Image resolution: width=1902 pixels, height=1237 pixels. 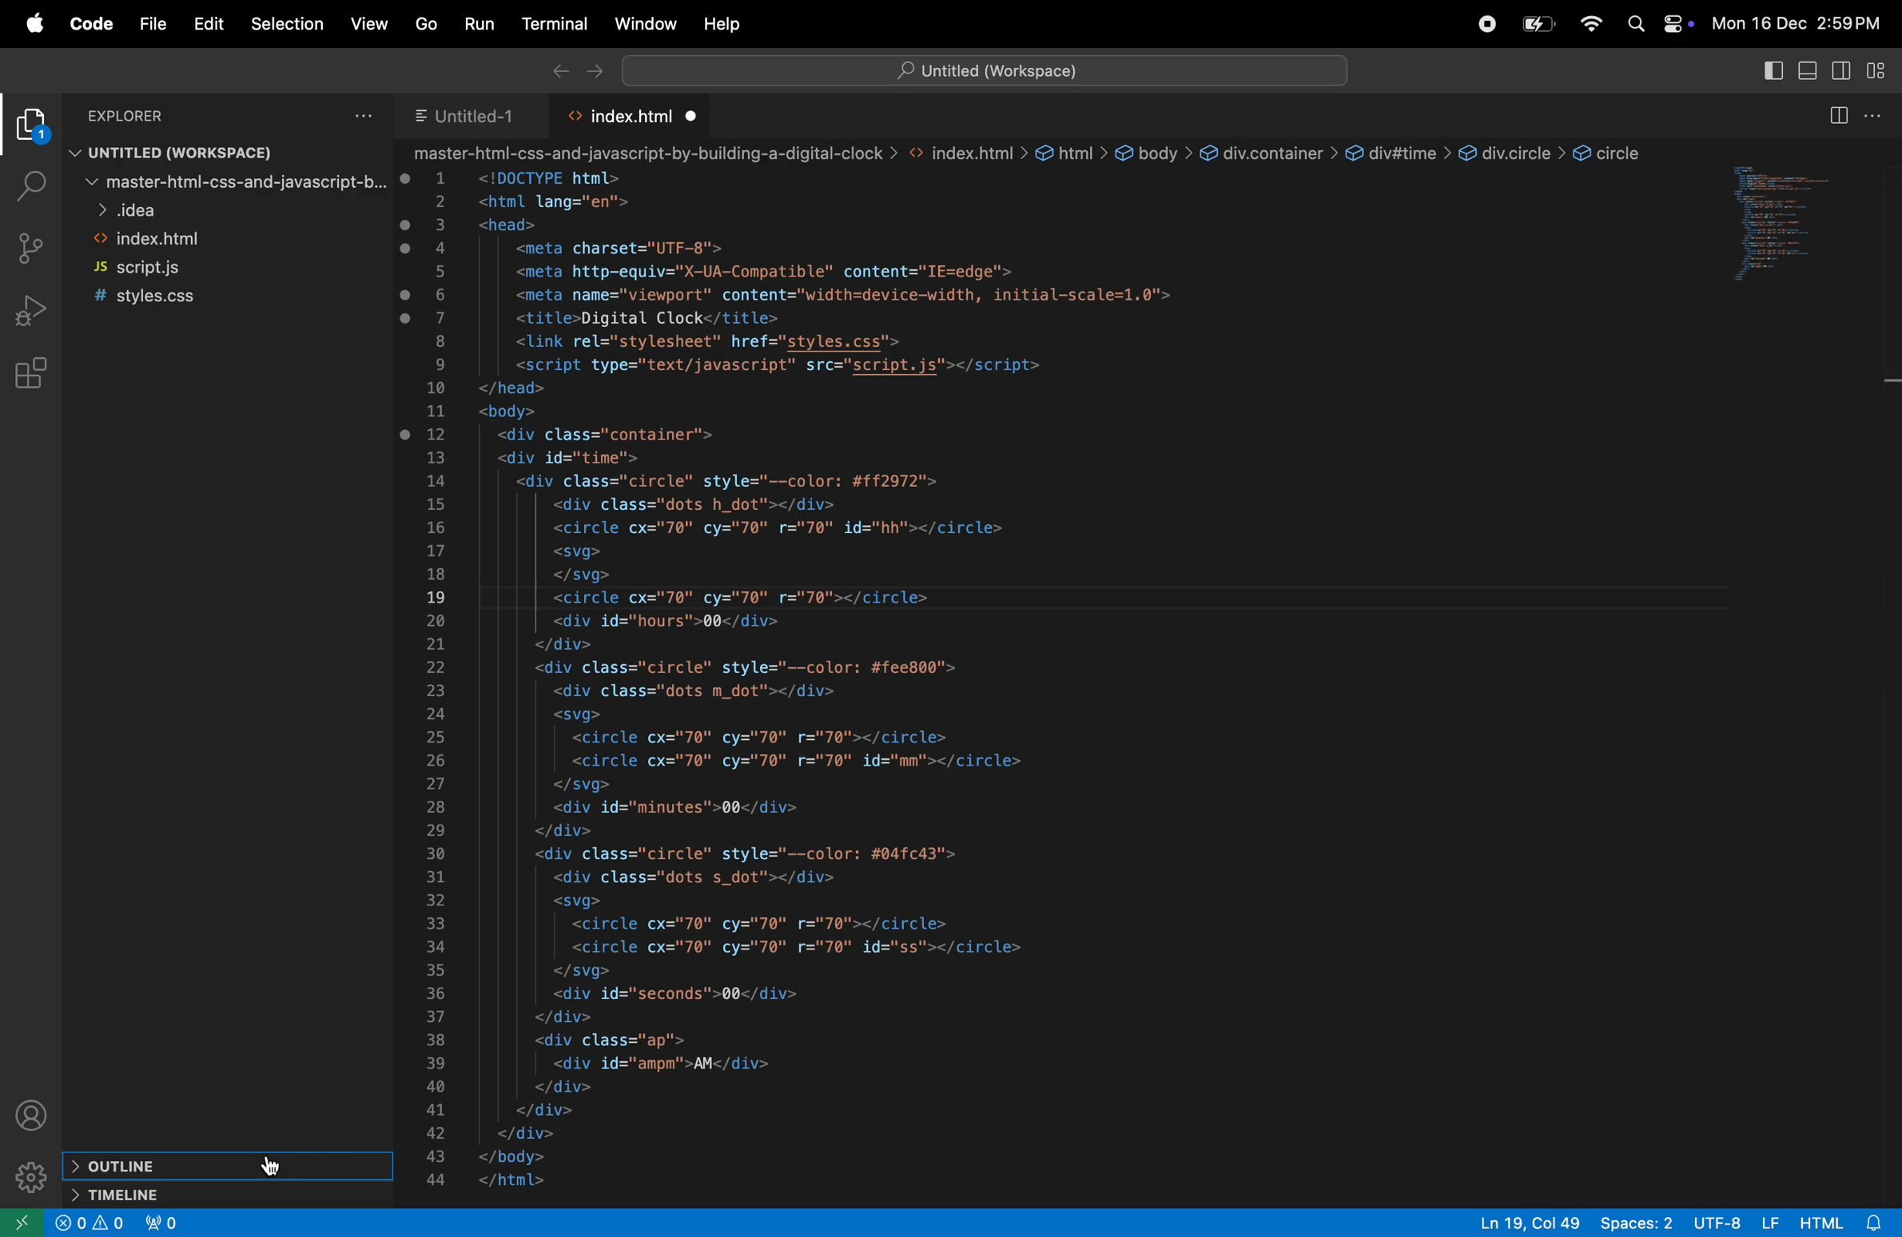 What do you see at coordinates (233, 209) in the screenshot?
I see `idea` at bounding box center [233, 209].